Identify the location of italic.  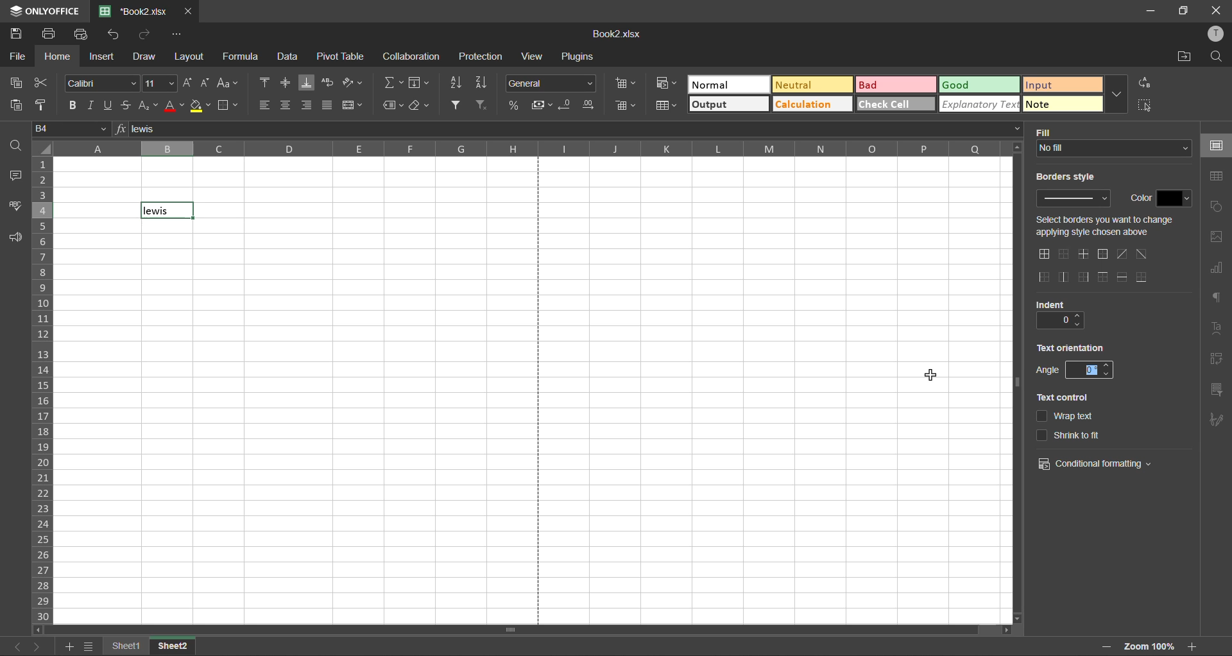
(89, 106).